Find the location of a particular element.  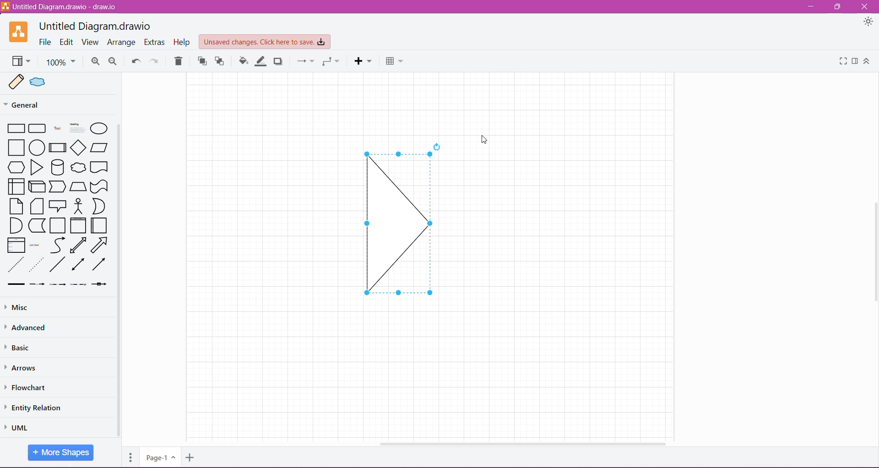

Application Logo is located at coordinates (20, 32).